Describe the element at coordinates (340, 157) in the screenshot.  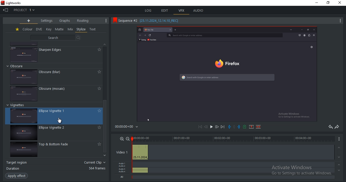
I see `greyed out down arrow` at that location.